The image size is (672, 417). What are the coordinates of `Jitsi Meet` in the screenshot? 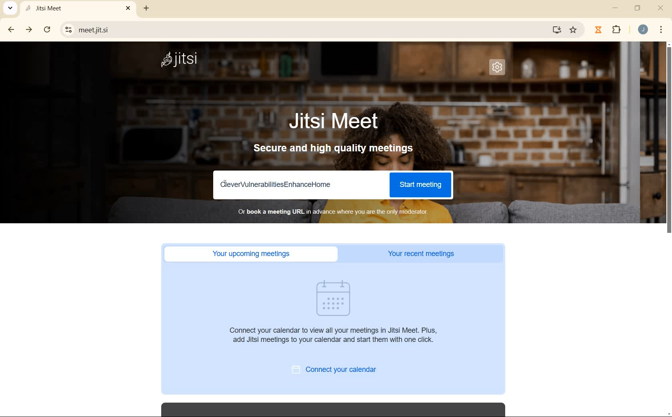 It's located at (77, 9).